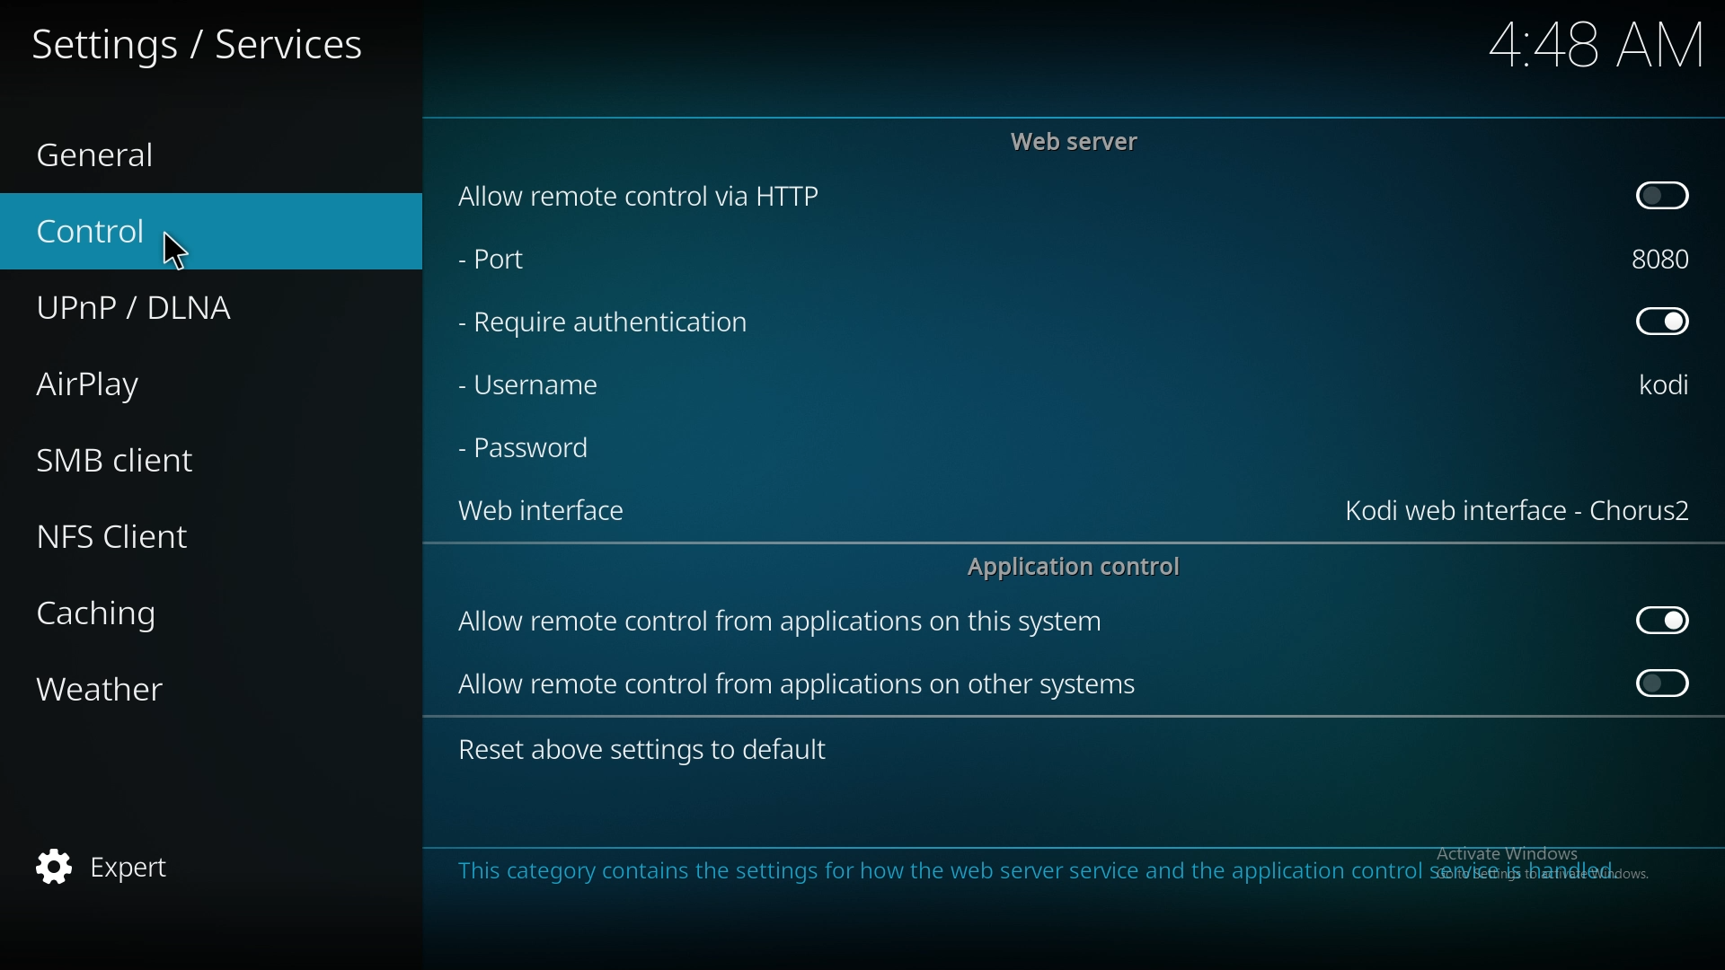 This screenshot has height=970, width=1725. What do you see at coordinates (627, 325) in the screenshot?
I see `require authentication` at bounding box center [627, 325].